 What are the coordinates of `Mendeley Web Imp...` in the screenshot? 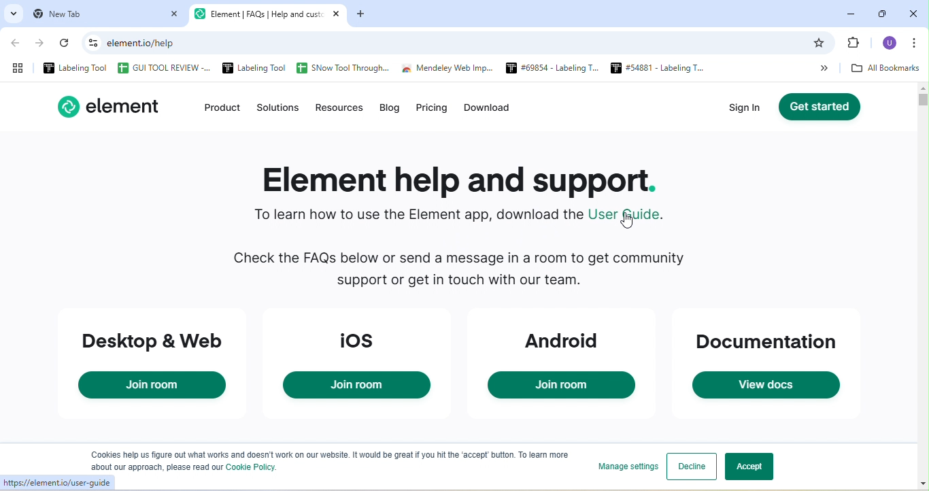 It's located at (448, 69).